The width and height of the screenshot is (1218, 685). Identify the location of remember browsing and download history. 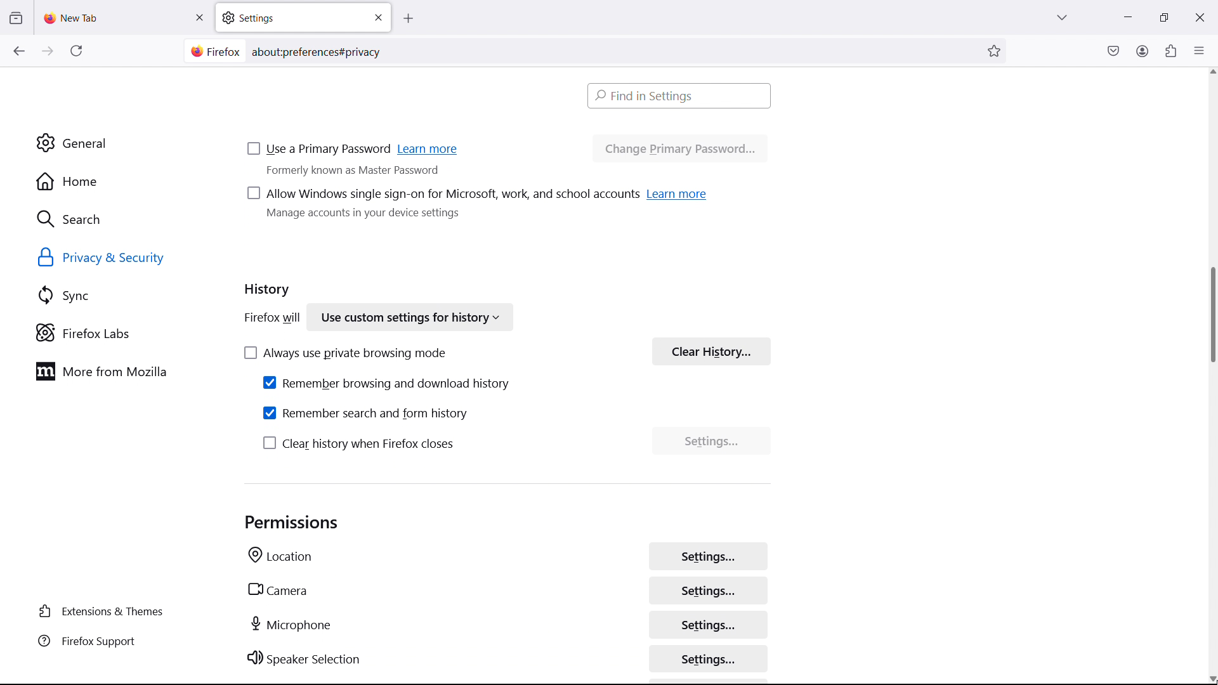
(387, 381).